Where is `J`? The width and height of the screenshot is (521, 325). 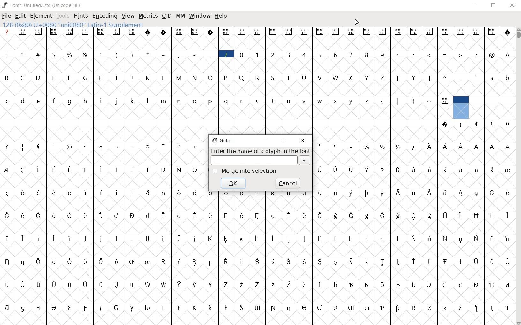 J is located at coordinates (132, 78).